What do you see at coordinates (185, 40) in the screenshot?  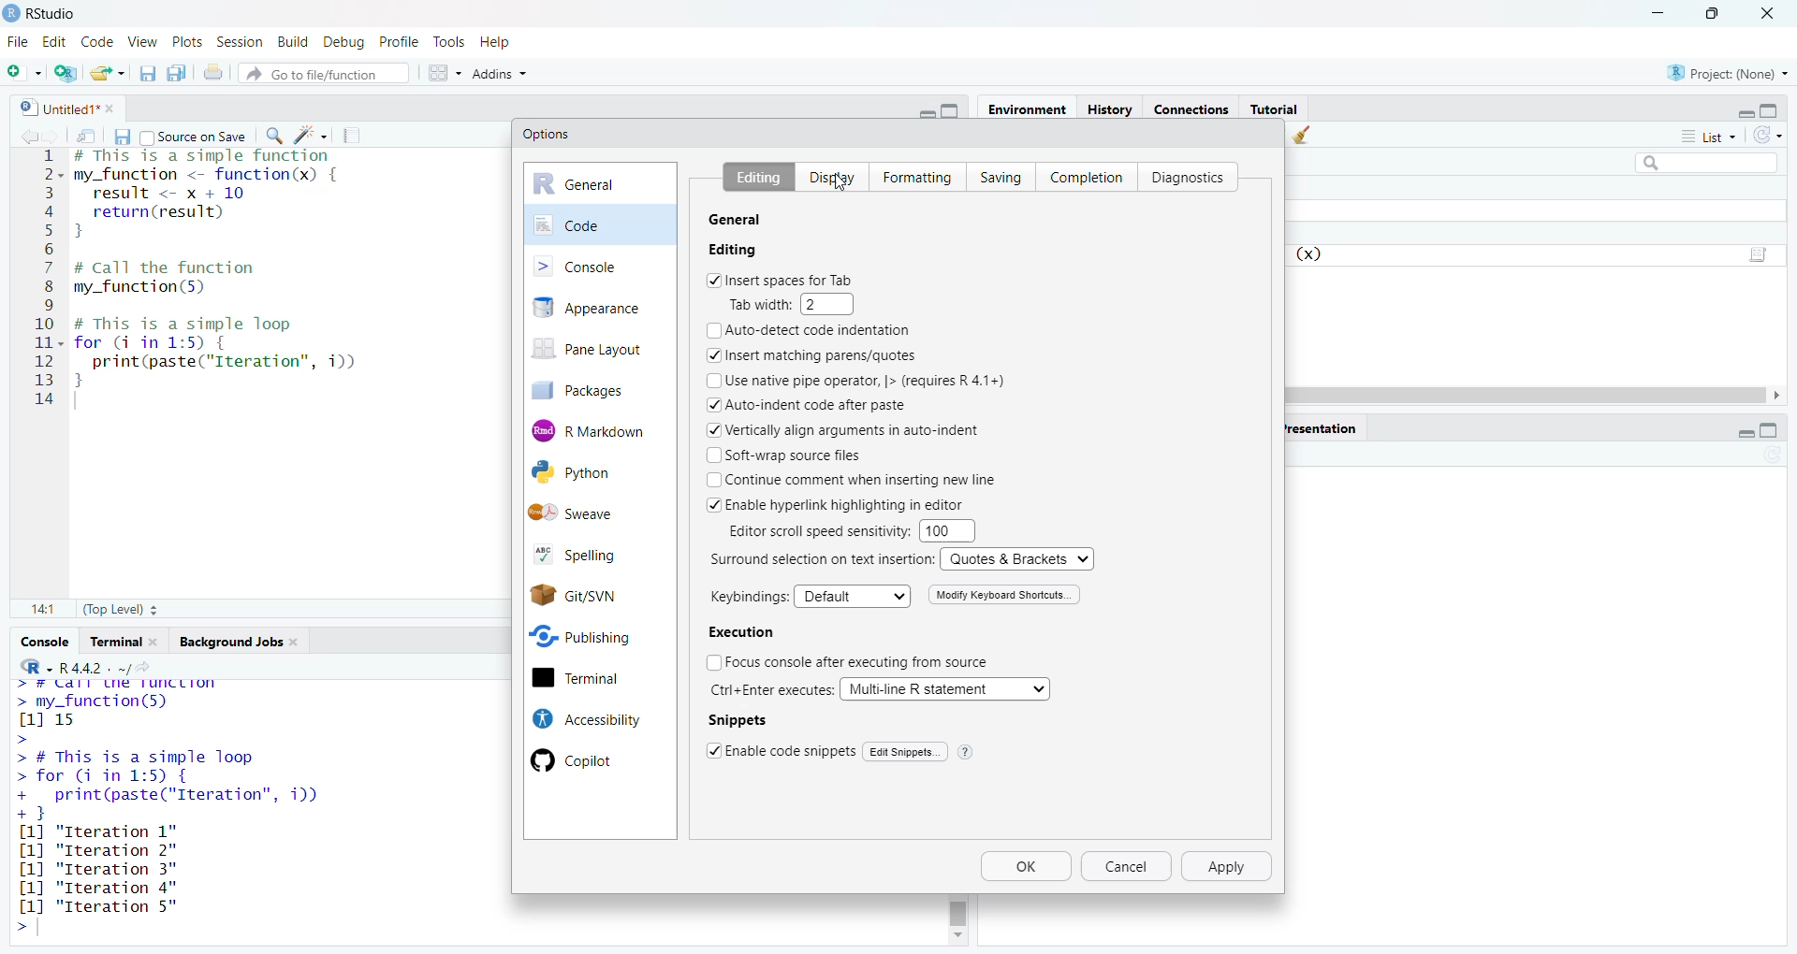 I see `plots` at bounding box center [185, 40].